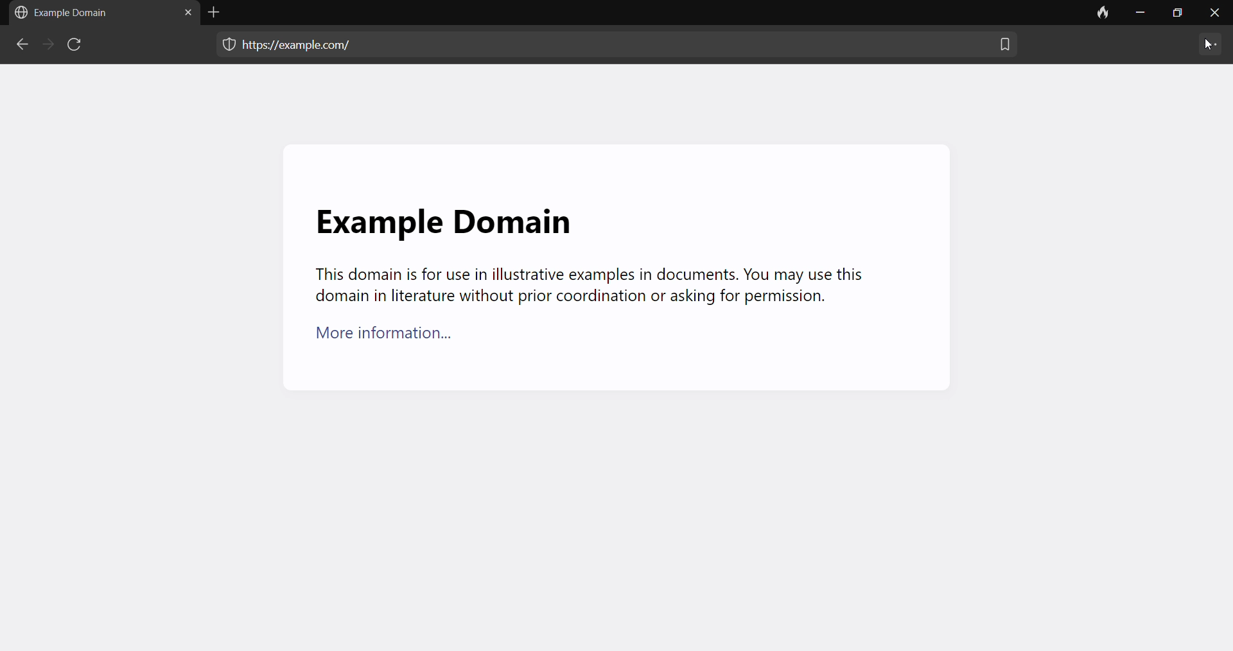 The image size is (1233, 651). What do you see at coordinates (1176, 15) in the screenshot?
I see `maximize` at bounding box center [1176, 15].